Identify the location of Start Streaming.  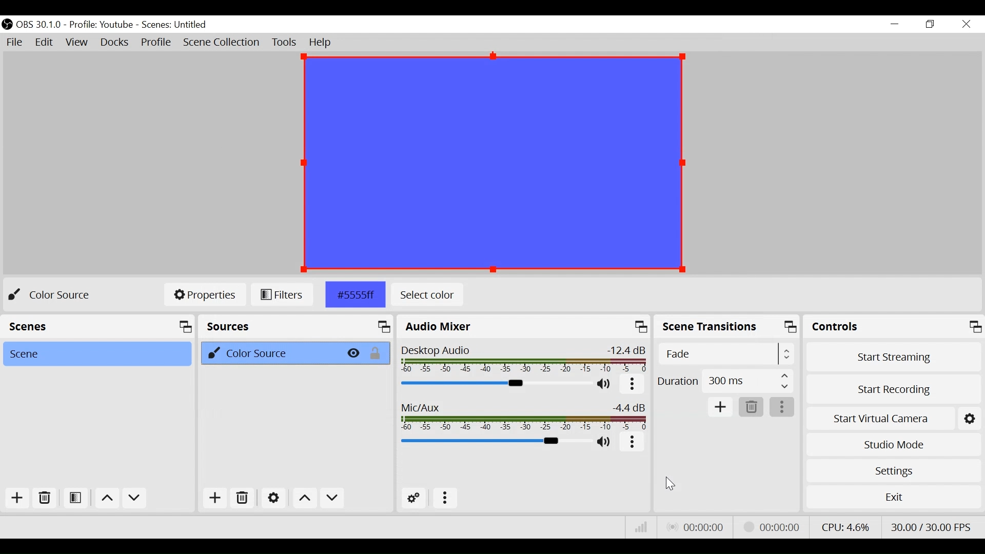
(894, 359).